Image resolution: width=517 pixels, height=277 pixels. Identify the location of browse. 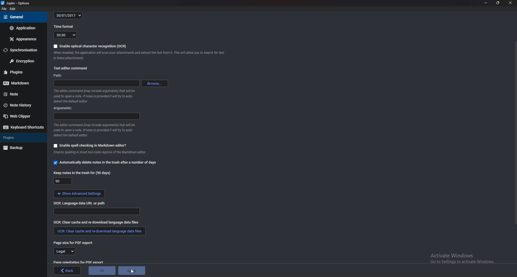
(155, 83).